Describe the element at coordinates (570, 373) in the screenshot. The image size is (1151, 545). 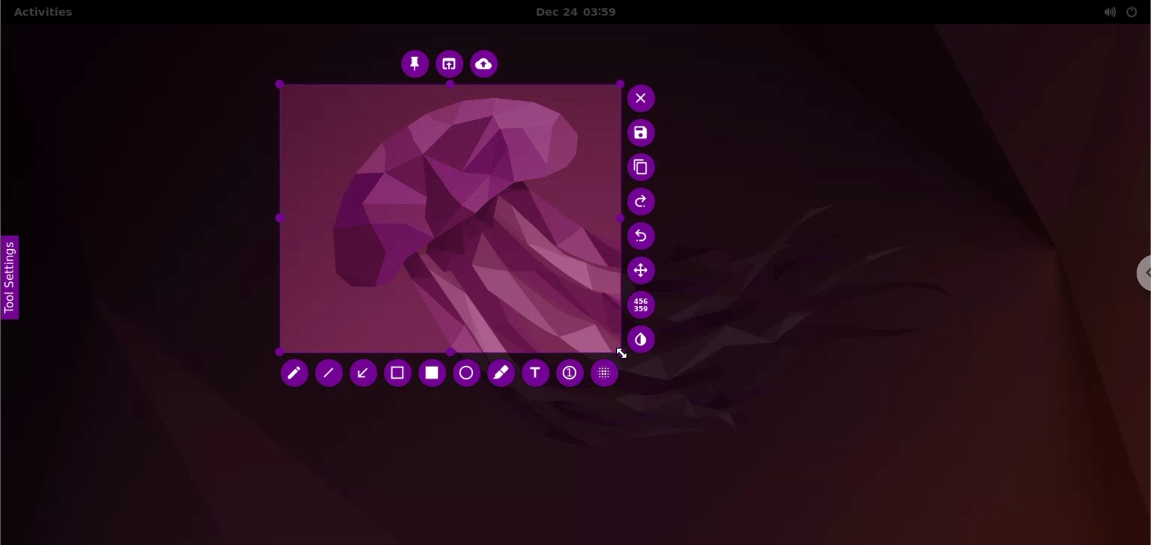
I see `auto increment` at that location.